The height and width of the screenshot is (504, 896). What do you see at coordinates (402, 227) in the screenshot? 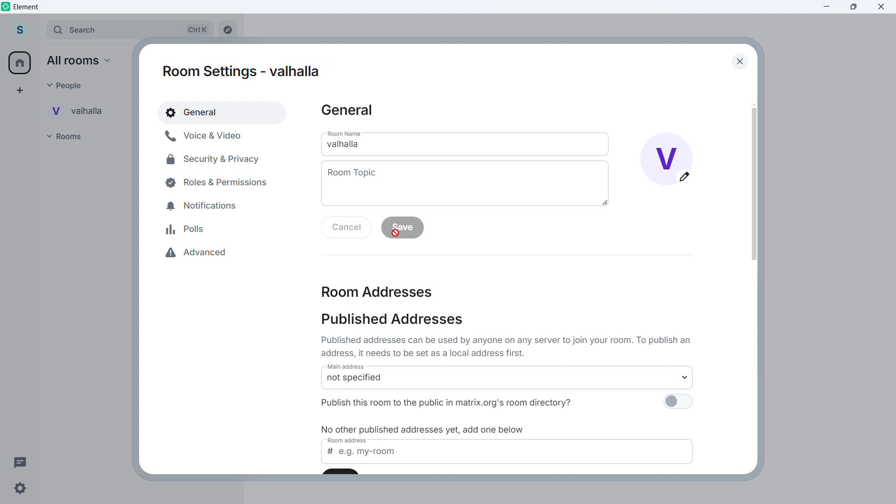
I see `save ` at bounding box center [402, 227].